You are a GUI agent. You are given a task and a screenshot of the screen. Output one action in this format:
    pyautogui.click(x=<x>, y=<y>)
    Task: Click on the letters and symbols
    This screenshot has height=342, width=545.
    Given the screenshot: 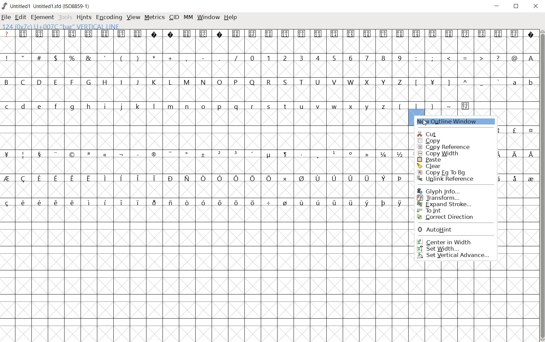 What is the action you would take?
    pyautogui.click(x=269, y=82)
    